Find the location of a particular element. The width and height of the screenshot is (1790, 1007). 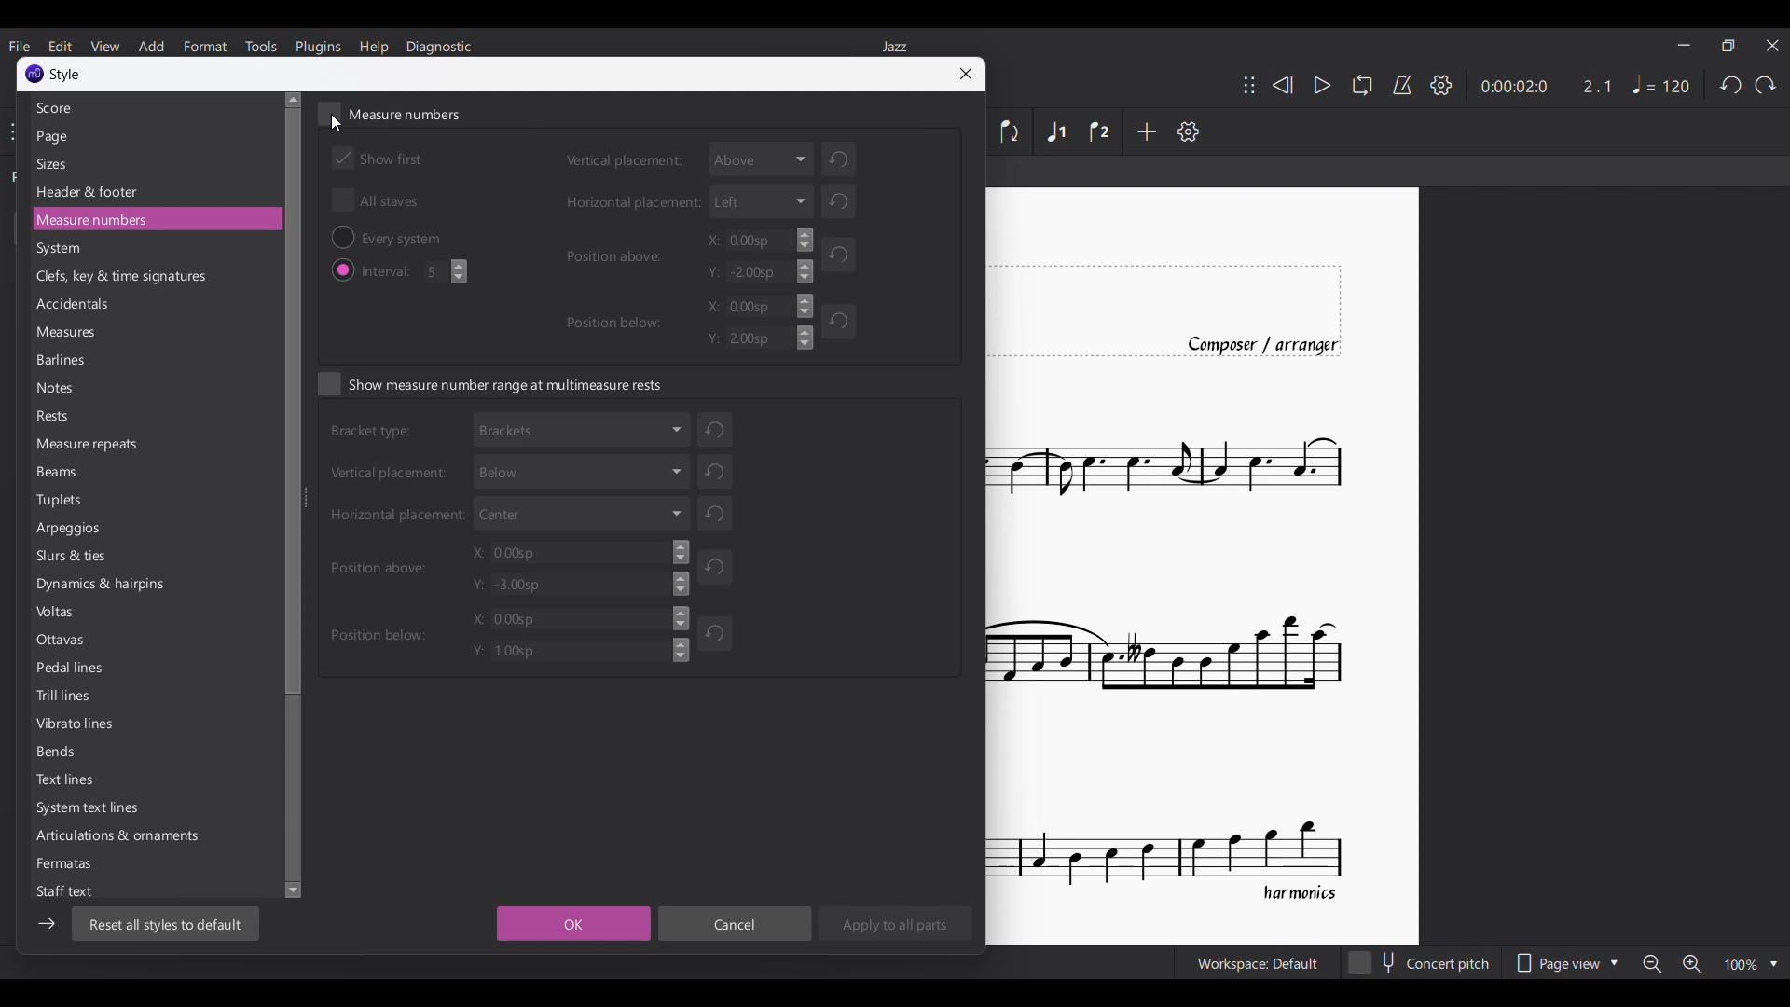

System is located at coordinates (62, 250).